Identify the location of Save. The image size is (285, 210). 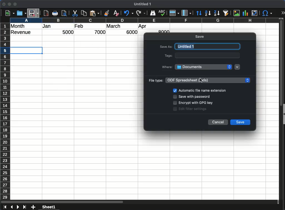
(34, 12).